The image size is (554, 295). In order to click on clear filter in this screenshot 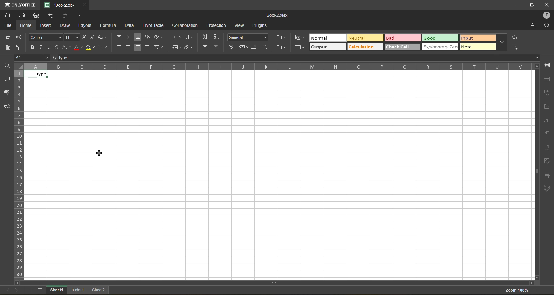, I will do `click(216, 48)`.